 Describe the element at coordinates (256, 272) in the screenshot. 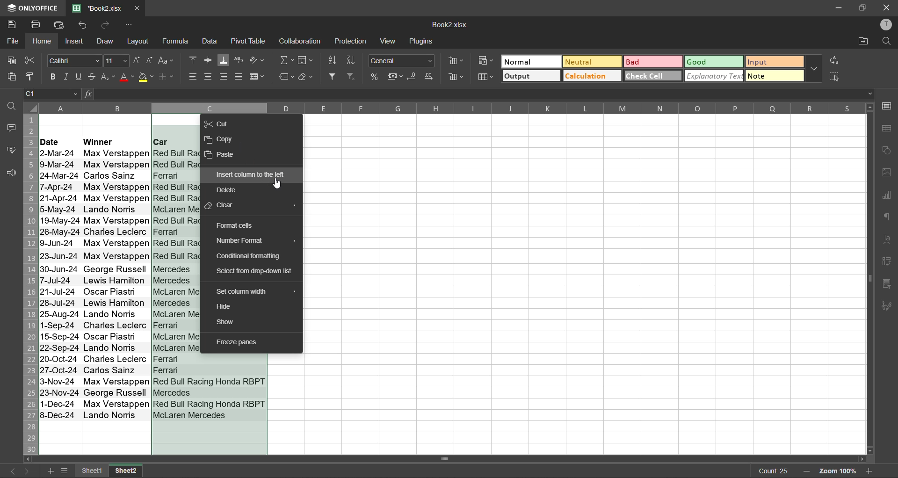

I see `select from drop down list` at that location.